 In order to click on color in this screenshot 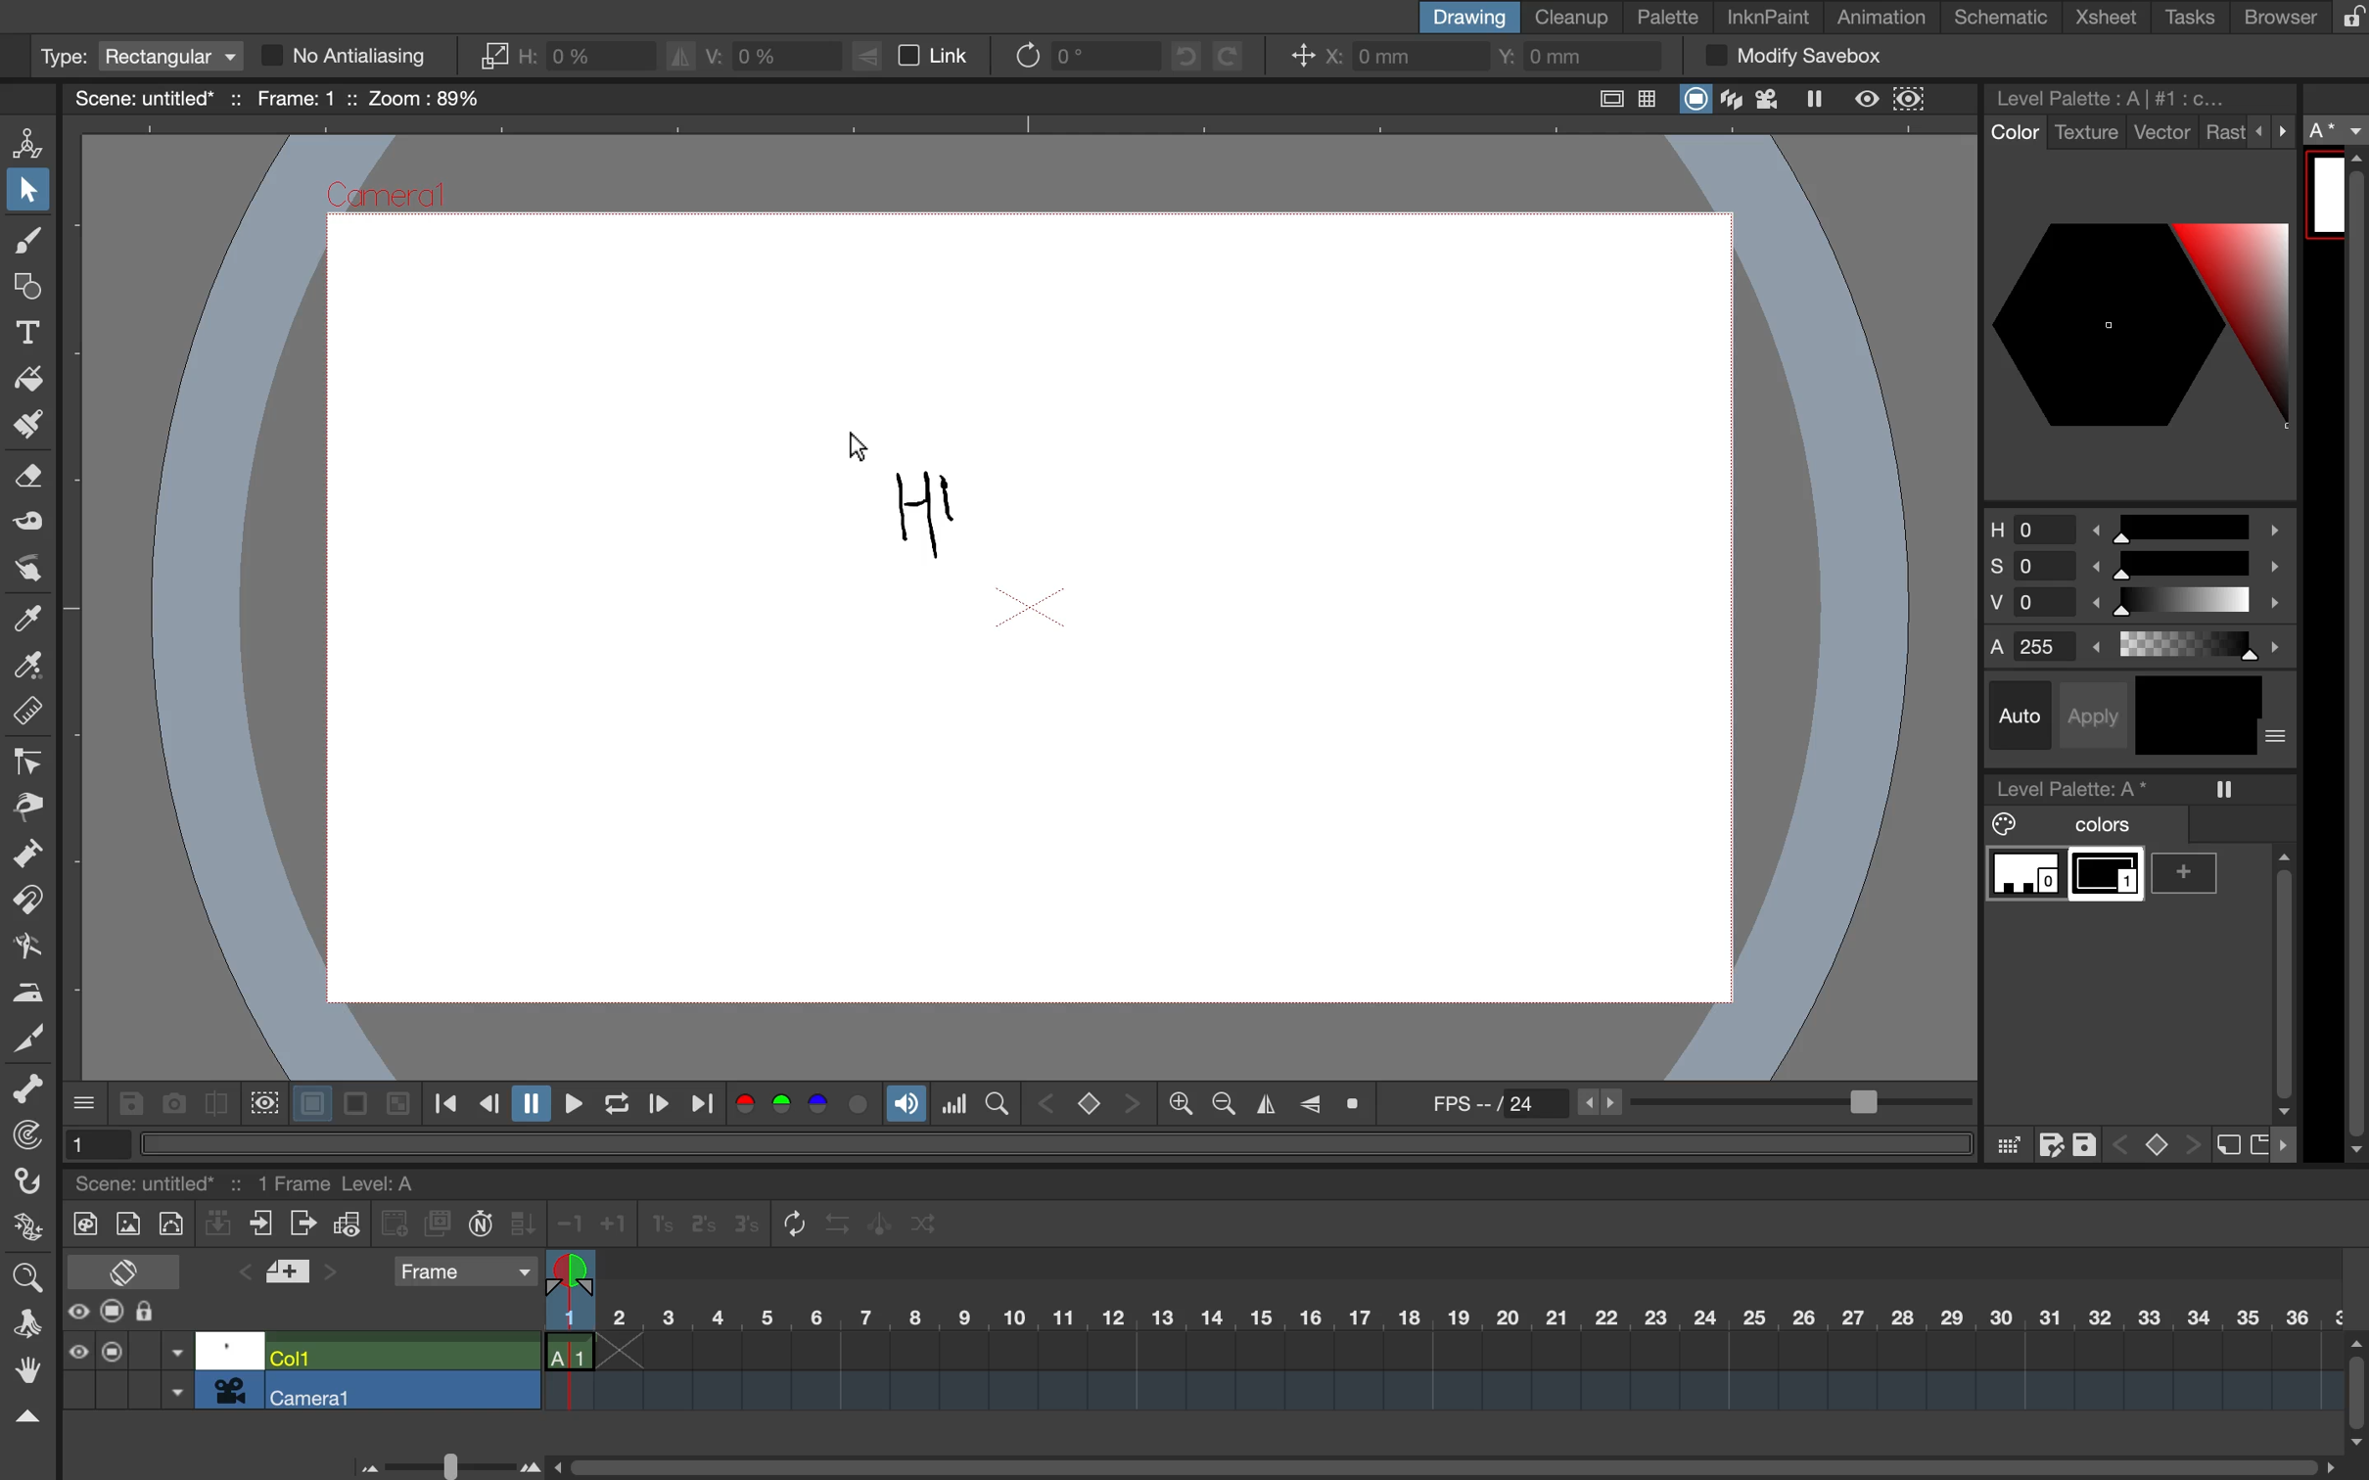, I will do `click(2012, 133)`.